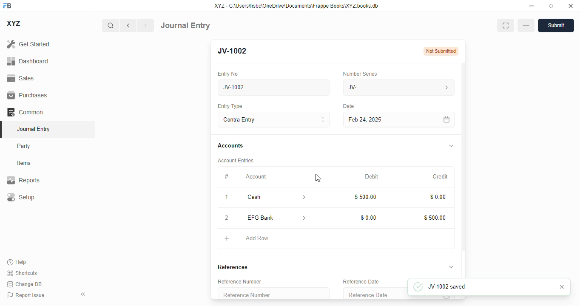 Image resolution: width=580 pixels, height=306 pixels. Describe the element at coordinates (273, 119) in the screenshot. I see `contra entry ` at that location.